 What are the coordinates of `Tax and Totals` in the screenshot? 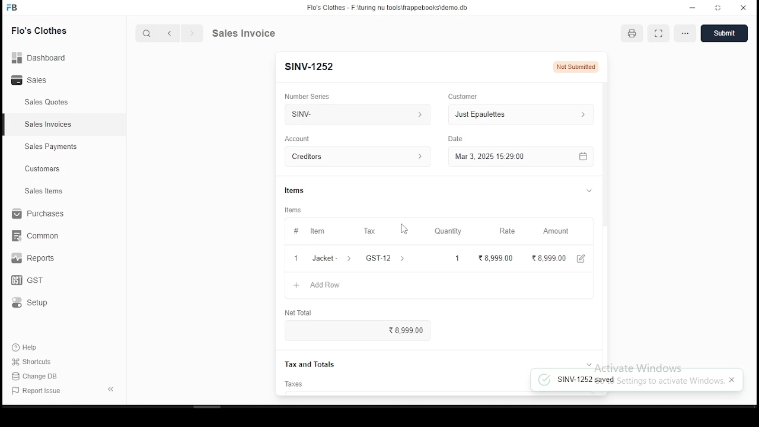 It's located at (305, 365).